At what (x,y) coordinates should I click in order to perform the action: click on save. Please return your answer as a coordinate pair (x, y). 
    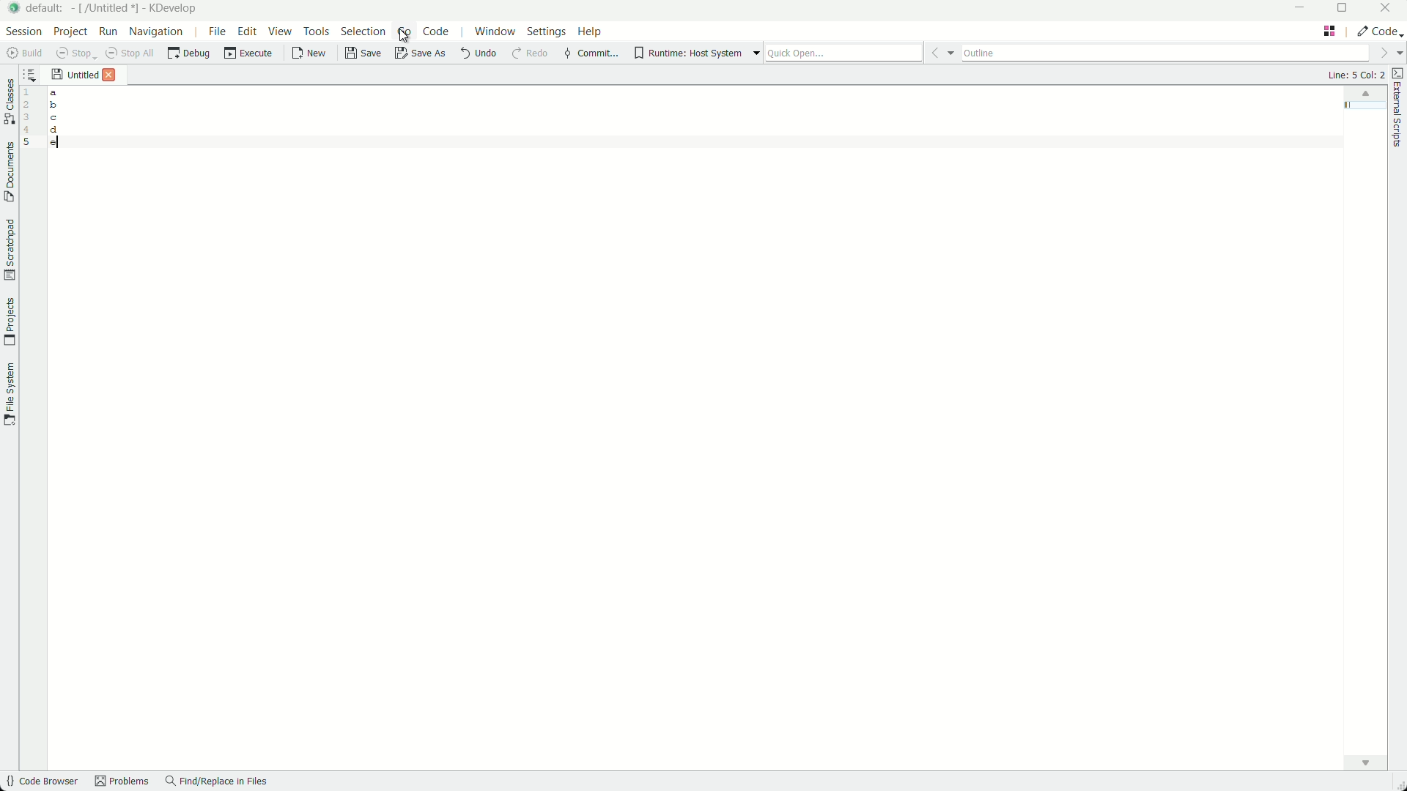
    Looking at the image, I should click on (75, 54).